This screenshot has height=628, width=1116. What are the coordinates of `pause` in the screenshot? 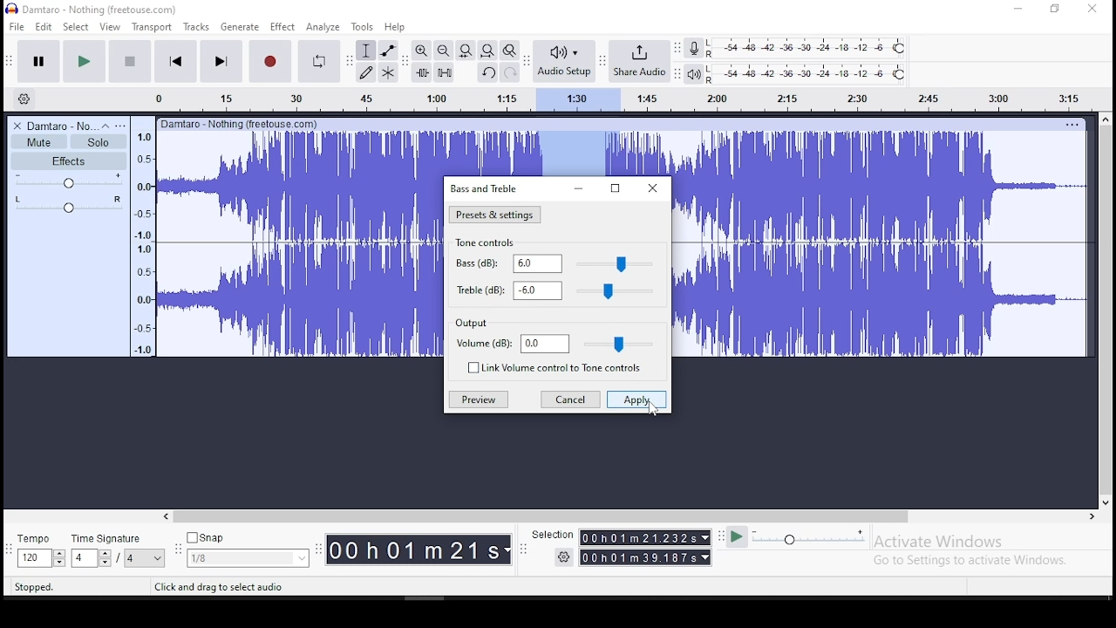 It's located at (40, 62).